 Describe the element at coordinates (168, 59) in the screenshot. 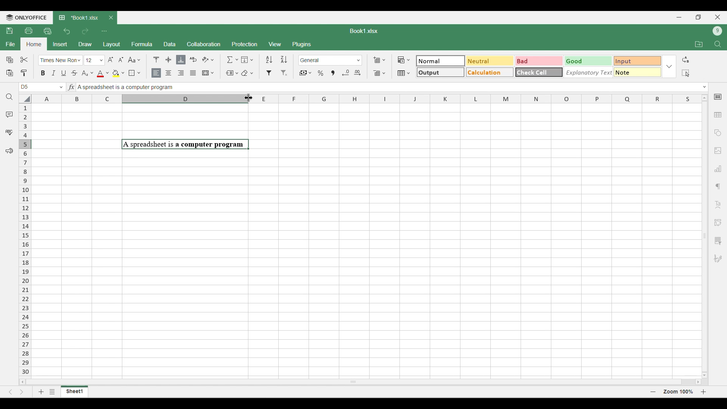

I see `Position alignment options` at that location.